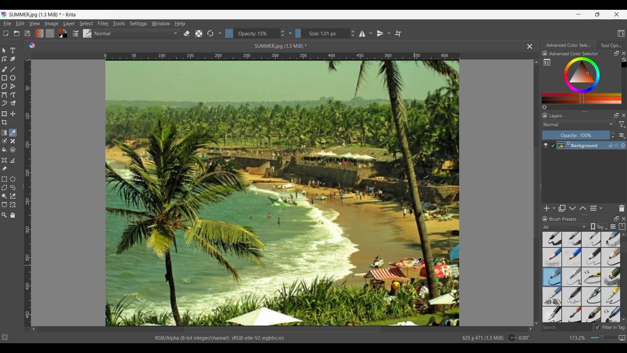 The width and height of the screenshot is (627, 353). I want to click on Rectangle tool, so click(5, 78).